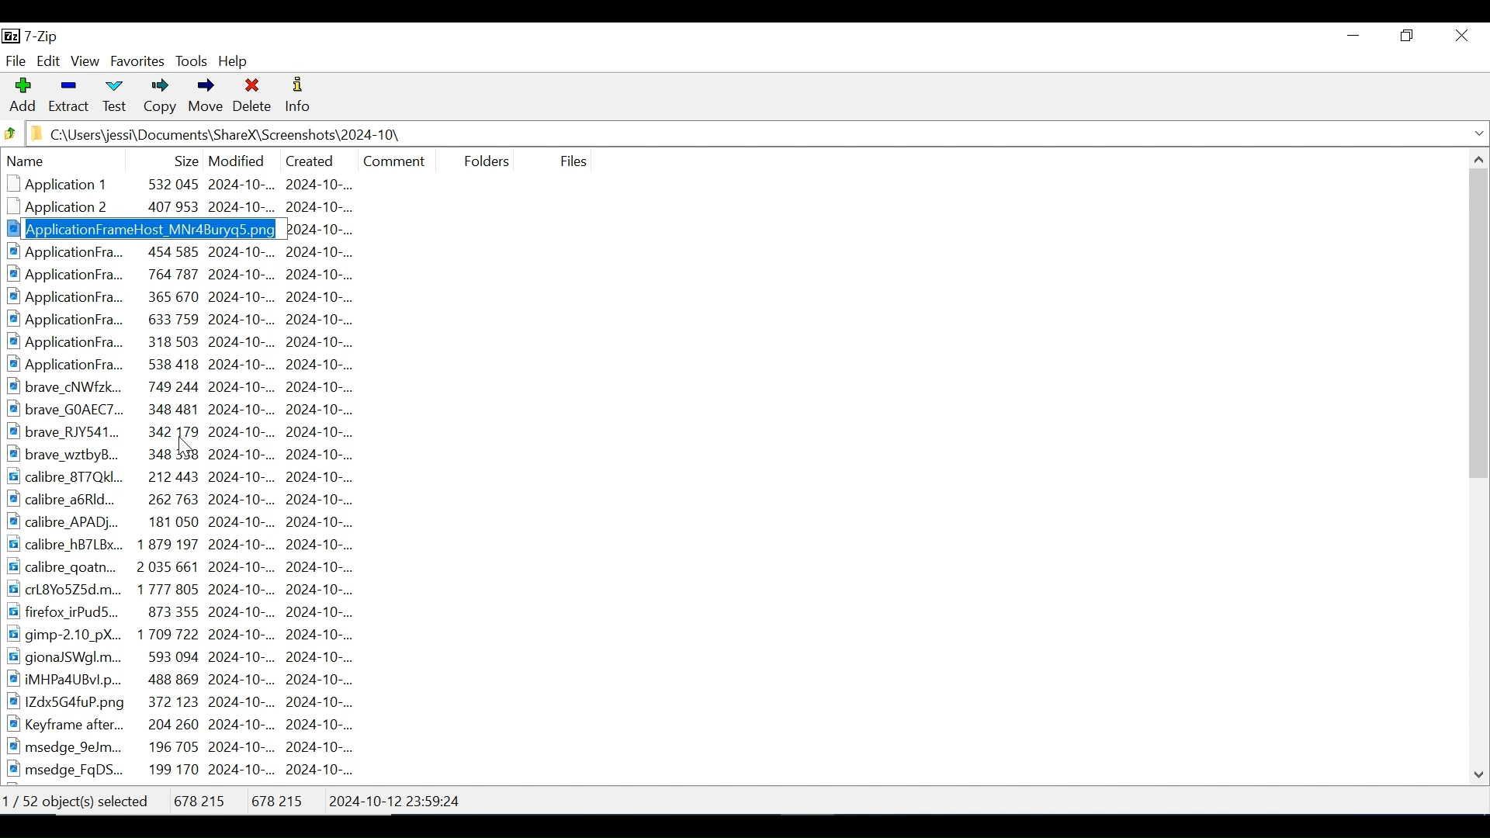  Describe the element at coordinates (157, 98) in the screenshot. I see `Copy` at that location.